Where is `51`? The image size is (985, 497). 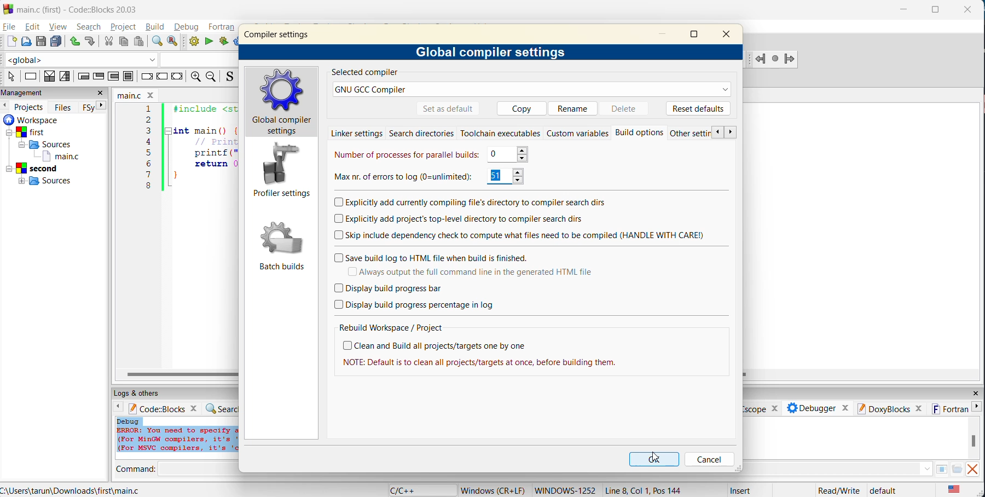
51 is located at coordinates (508, 176).